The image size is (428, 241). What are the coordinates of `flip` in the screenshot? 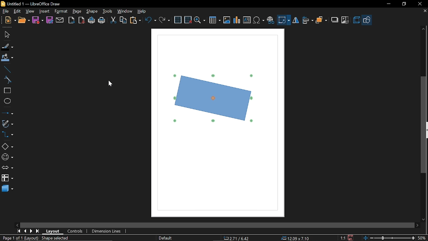 It's located at (296, 21).